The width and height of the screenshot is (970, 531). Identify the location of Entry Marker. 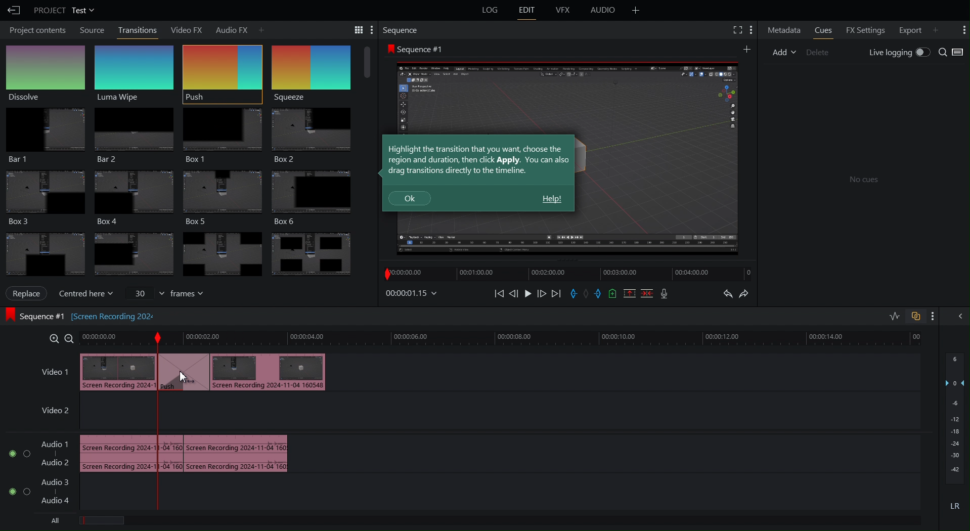
(574, 294).